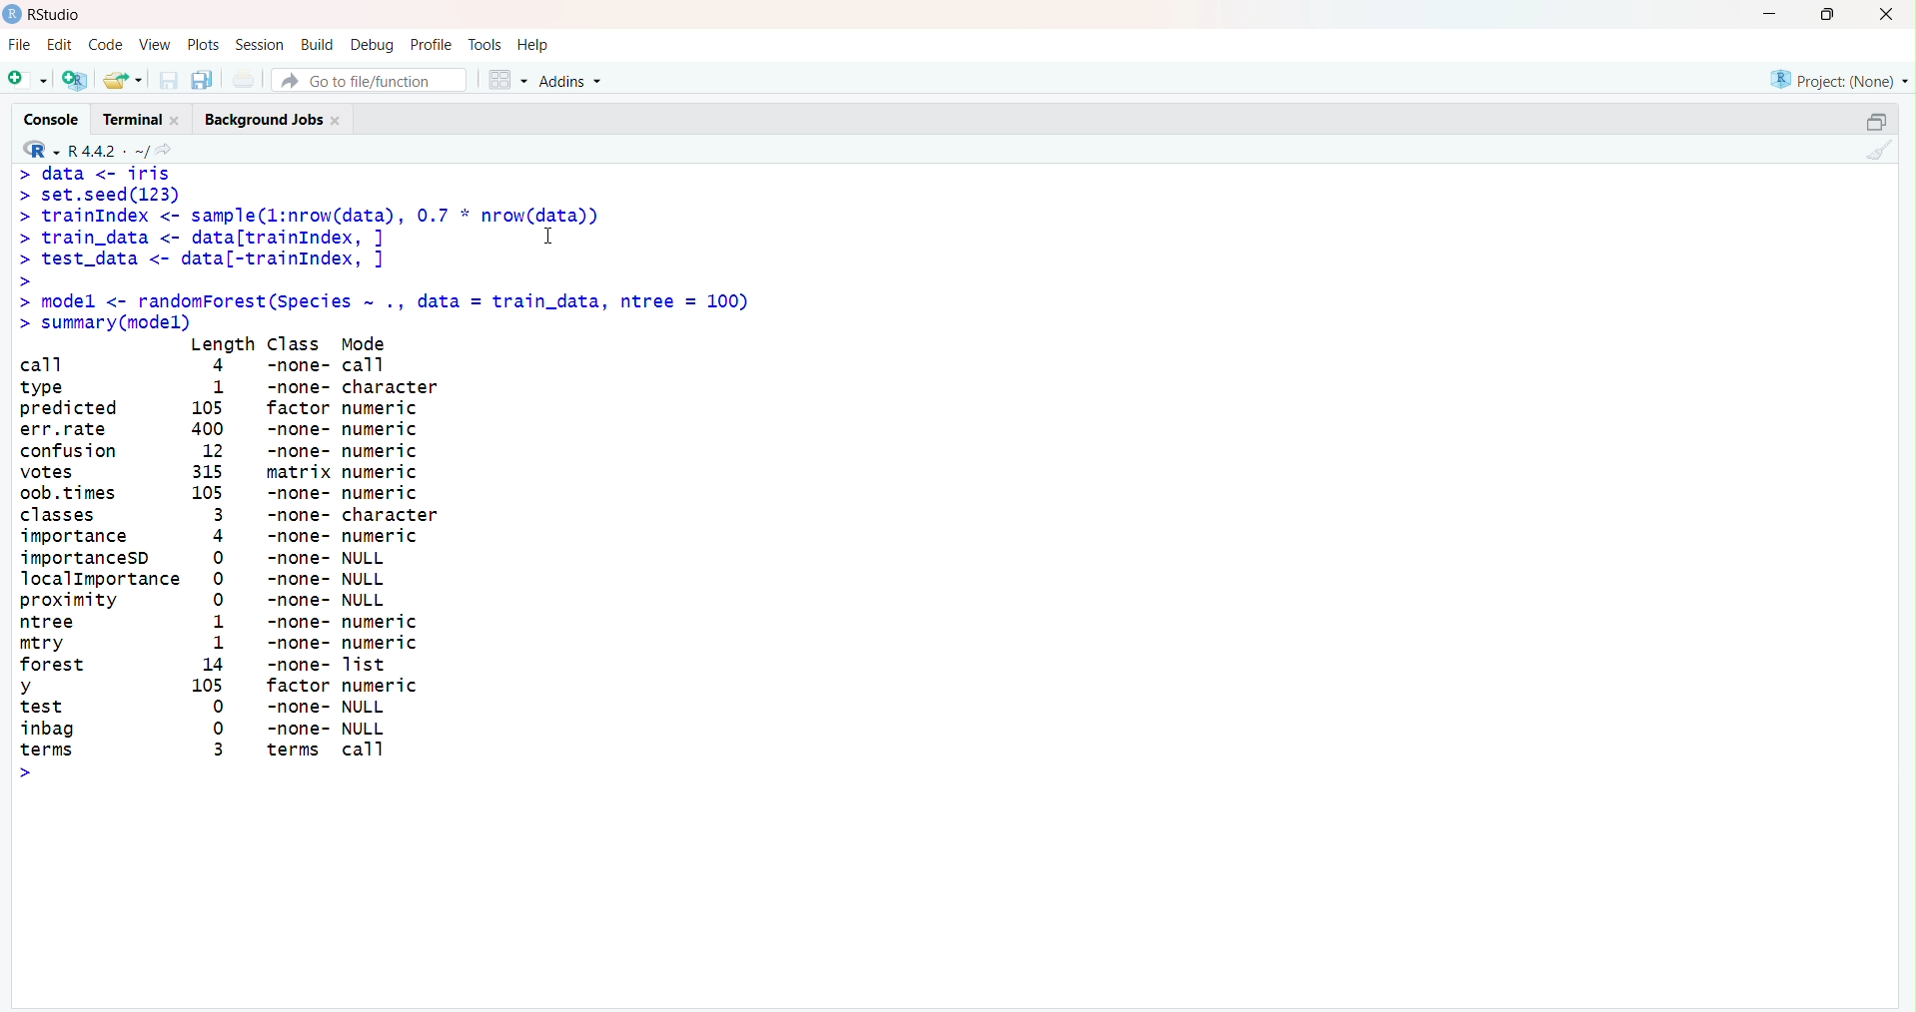  I want to click on Prompt cursor, so click(25, 279).